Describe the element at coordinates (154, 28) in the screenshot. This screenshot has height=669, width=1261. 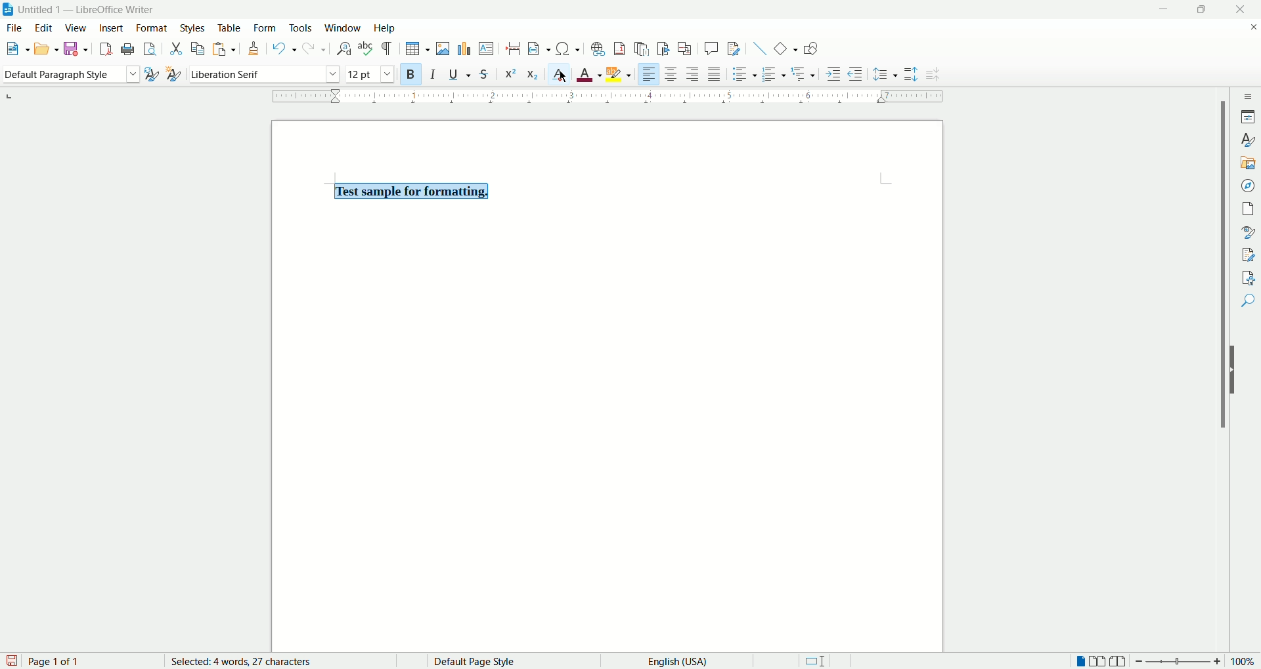
I see `format` at that location.